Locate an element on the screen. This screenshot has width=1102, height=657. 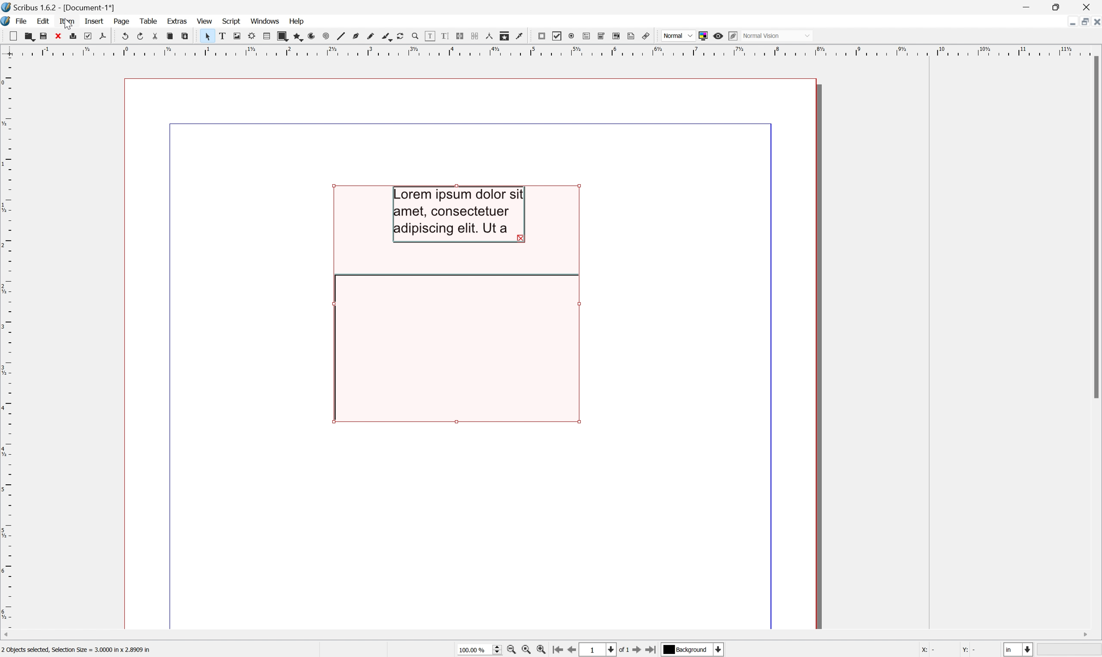
PDF list box is located at coordinates (617, 36).